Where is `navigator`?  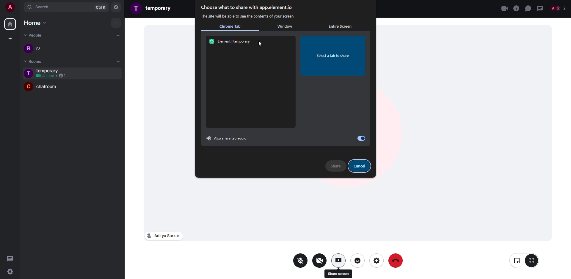 navigator is located at coordinates (116, 7).